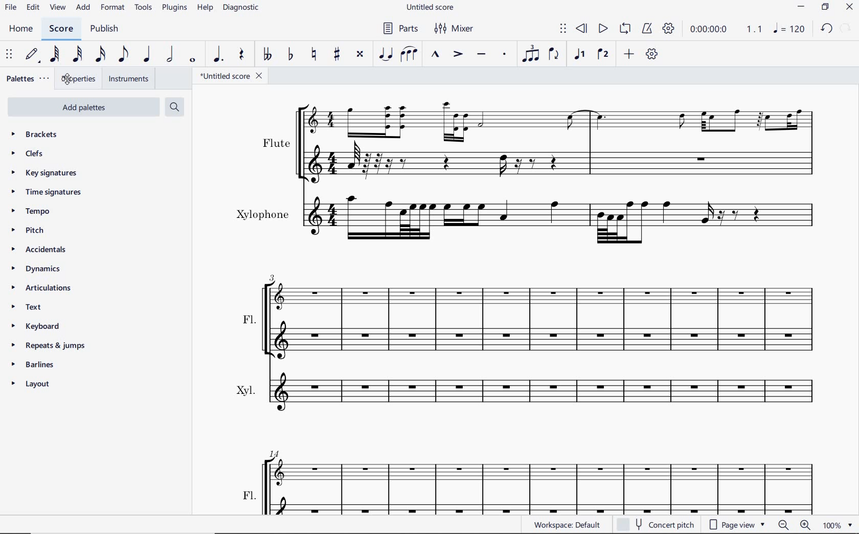 The width and height of the screenshot is (859, 534). Describe the element at coordinates (802, 7) in the screenshot. I see `MINIMIZE` at that location.